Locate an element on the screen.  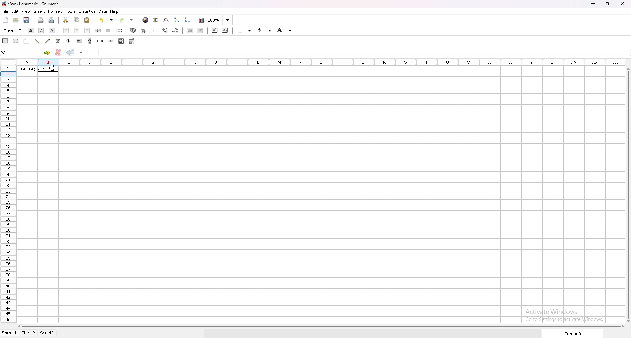
decrease decimals is located at coordinates (175, 30).